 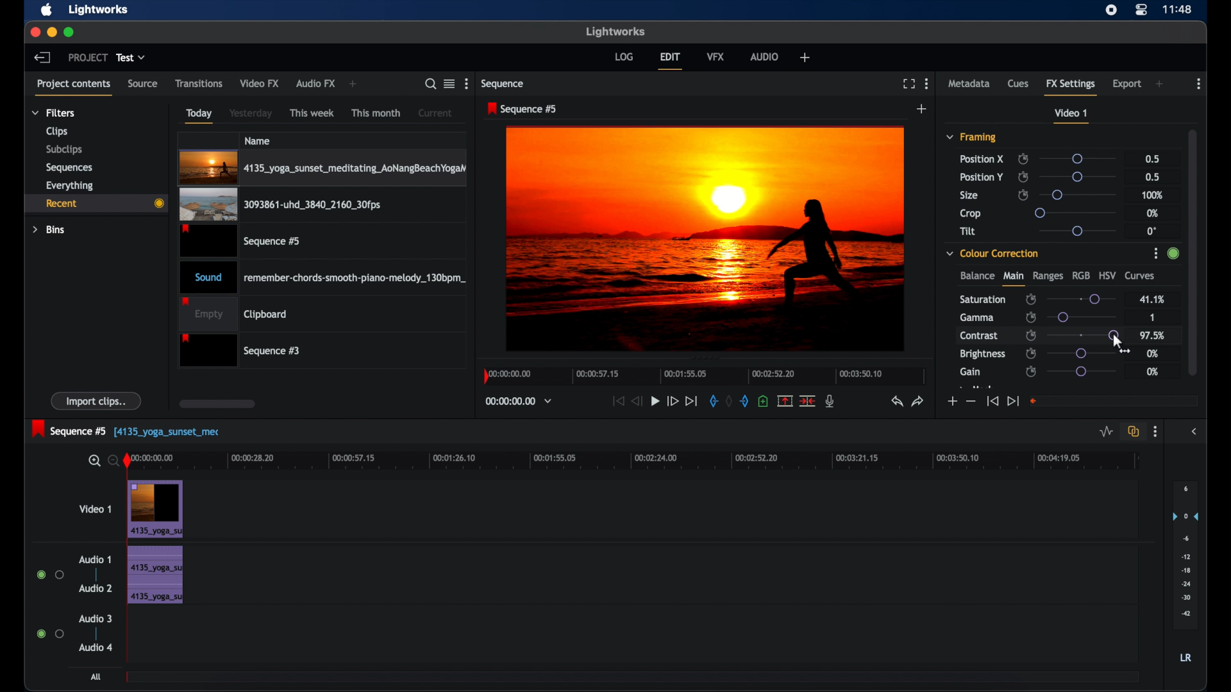 I want to click on slider, so click(x=1082, y=372).